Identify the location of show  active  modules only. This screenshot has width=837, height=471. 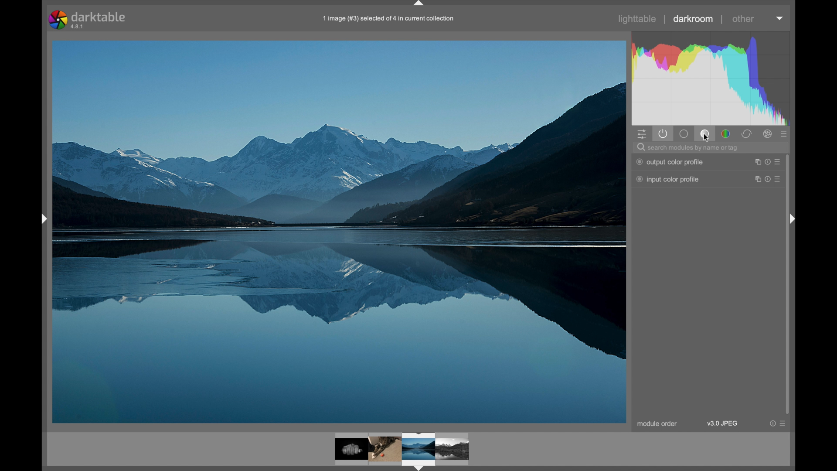
(663, 134).